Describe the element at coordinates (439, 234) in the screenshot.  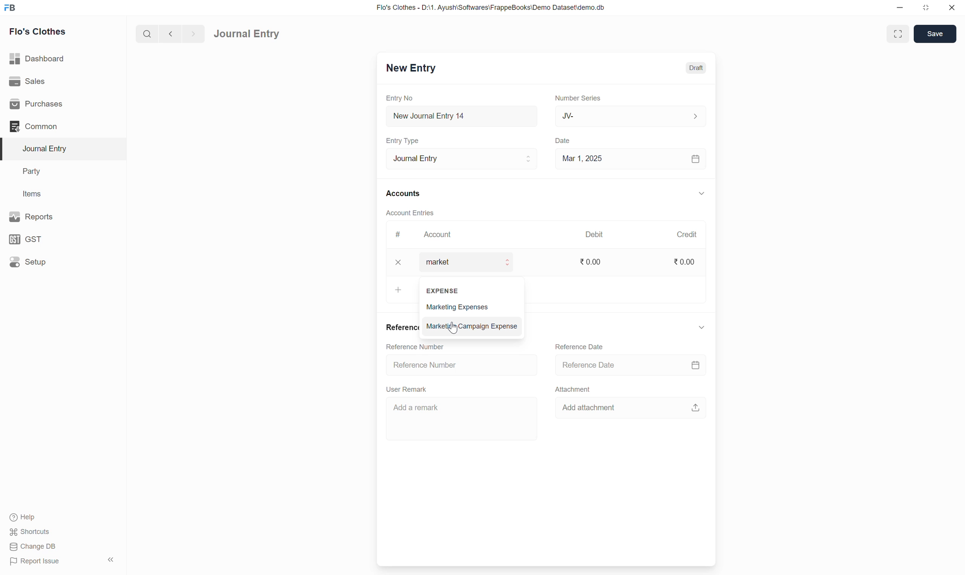
I see `Account` at that location.